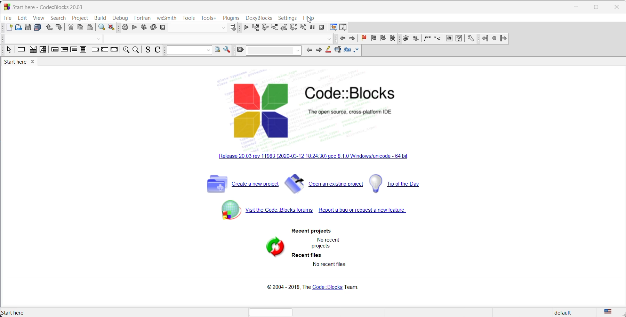 The width and height of the screenshot is (626, 317). Describe the element at coordinates (102, 27) in the screenshot. I see `find` at that location.